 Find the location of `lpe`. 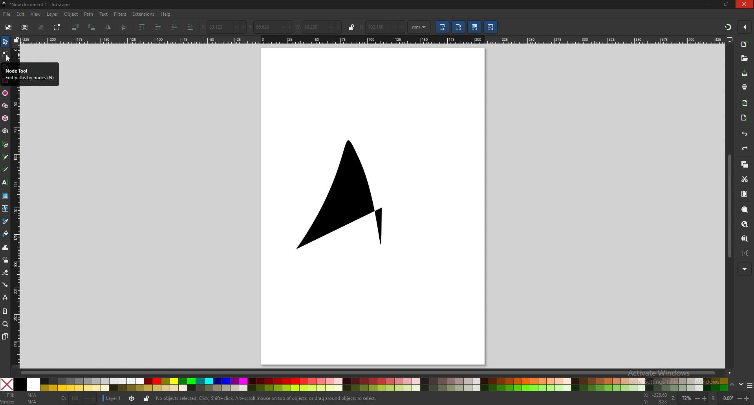

lpe is located at coordinates (5, 297).